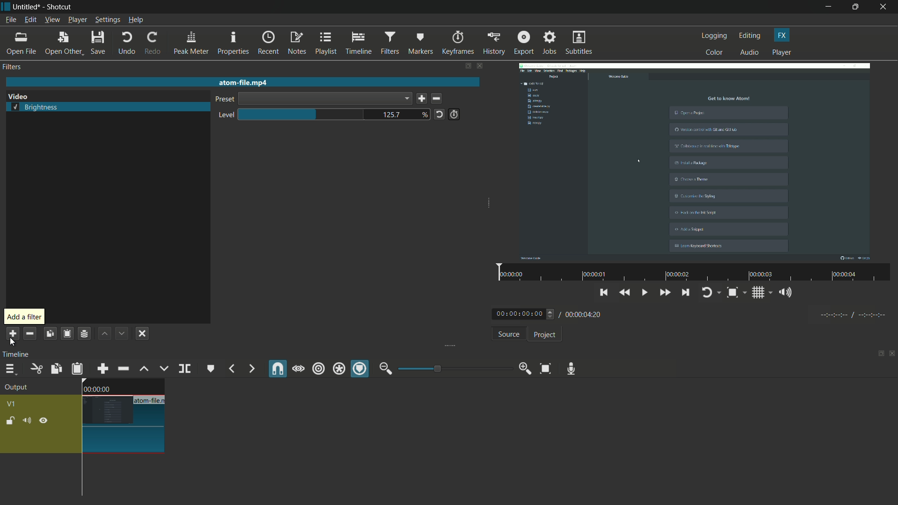 The width and height of the screenshot is (898, 505). Describe the element at coordinates (13, 67) in the screenshot. I see `filters` at that location.